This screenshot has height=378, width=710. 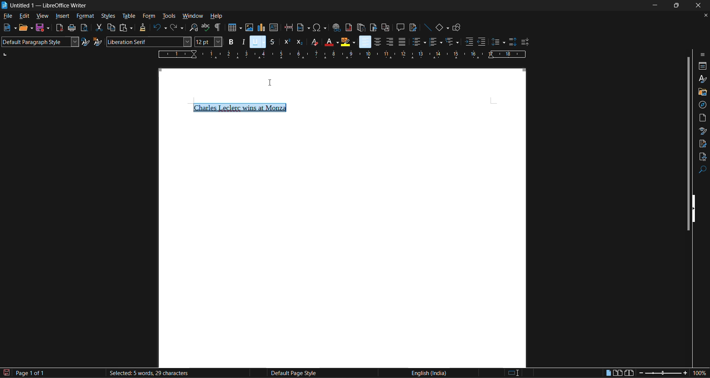 I want to click on font color, so click(x=330, y=41).